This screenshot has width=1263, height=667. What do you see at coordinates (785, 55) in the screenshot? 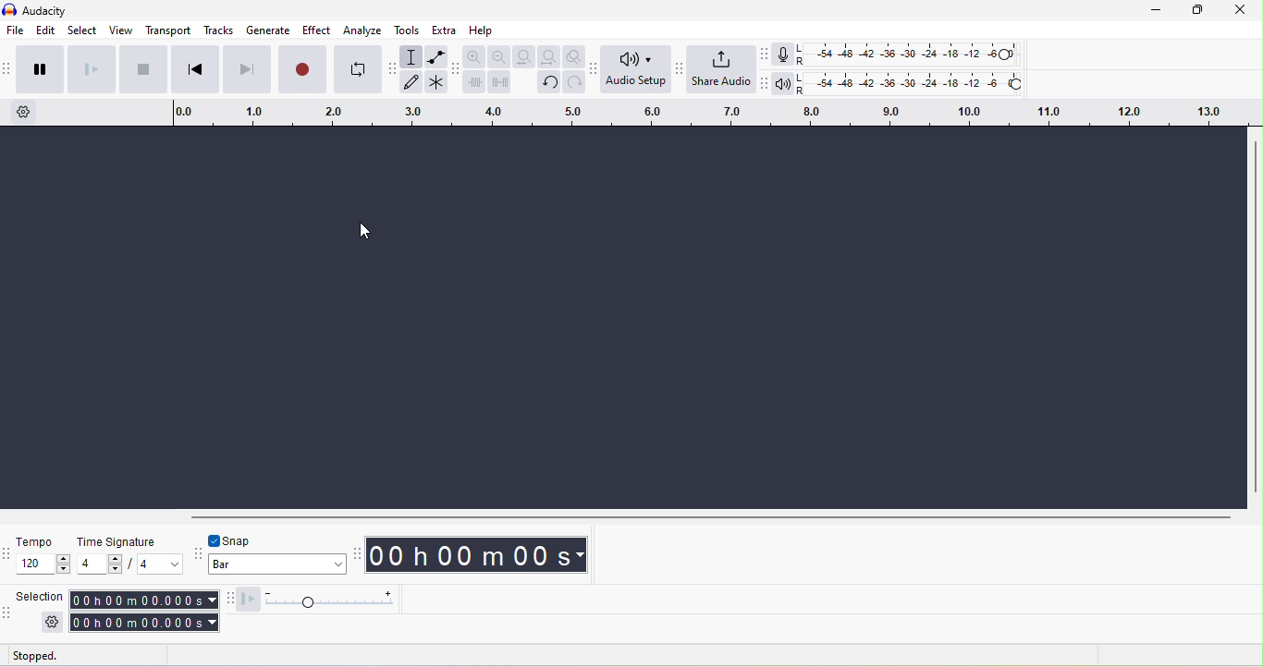
I see `record meter` at bounding box center [785, 55].